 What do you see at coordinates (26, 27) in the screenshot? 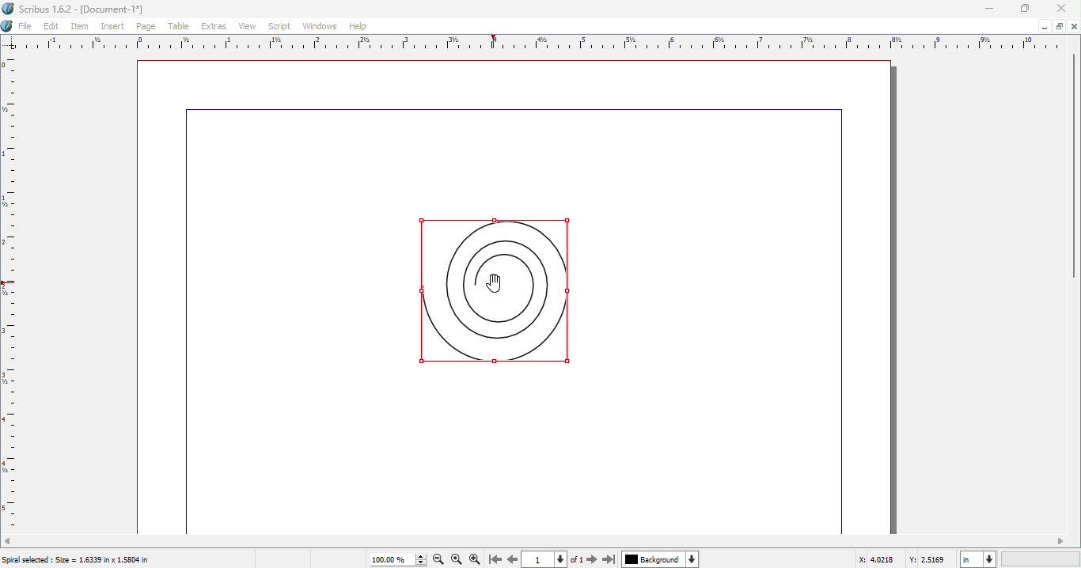
I see `File` at bounding box center [26, 27].